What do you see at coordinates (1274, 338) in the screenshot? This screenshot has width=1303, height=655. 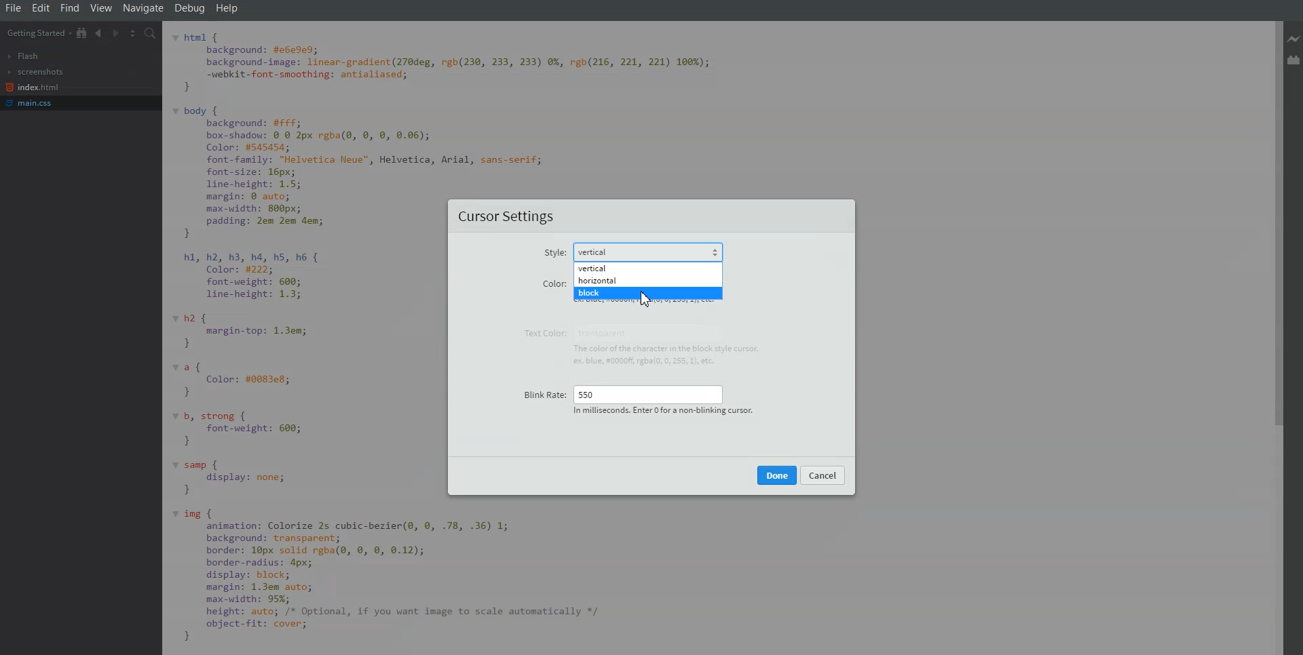 I see `Vertical Scroll bar` at bounding box center [1274, 338].